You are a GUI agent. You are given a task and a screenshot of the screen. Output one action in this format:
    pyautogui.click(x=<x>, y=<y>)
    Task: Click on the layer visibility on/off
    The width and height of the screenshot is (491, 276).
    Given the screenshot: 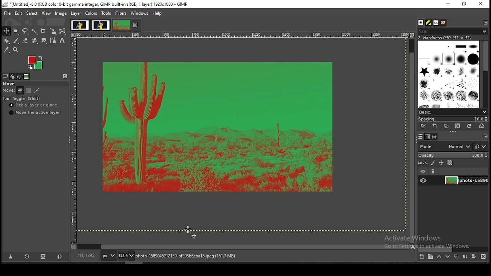 What is the action you would take?
    pyautogui.click(x=423, y=181)
    